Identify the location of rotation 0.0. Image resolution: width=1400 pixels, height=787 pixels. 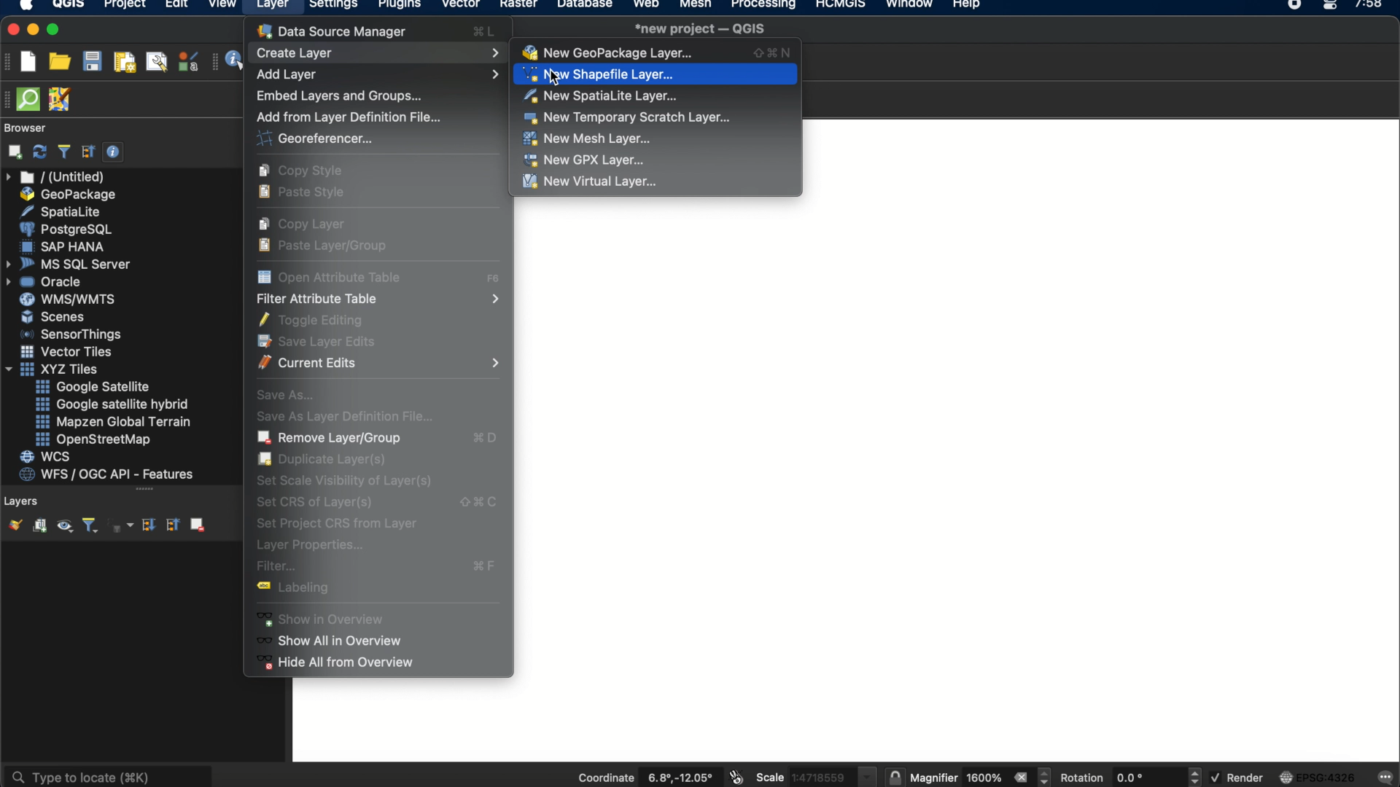
(1134, 776).